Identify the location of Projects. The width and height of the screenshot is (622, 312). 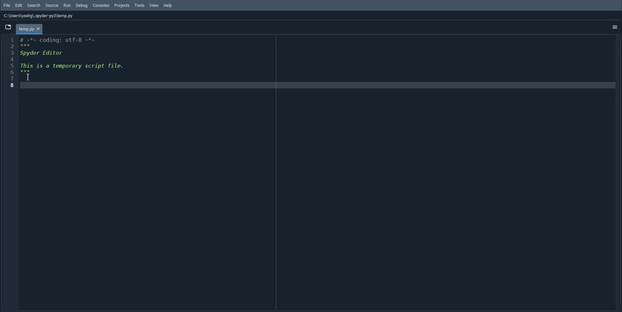
(122, 6).